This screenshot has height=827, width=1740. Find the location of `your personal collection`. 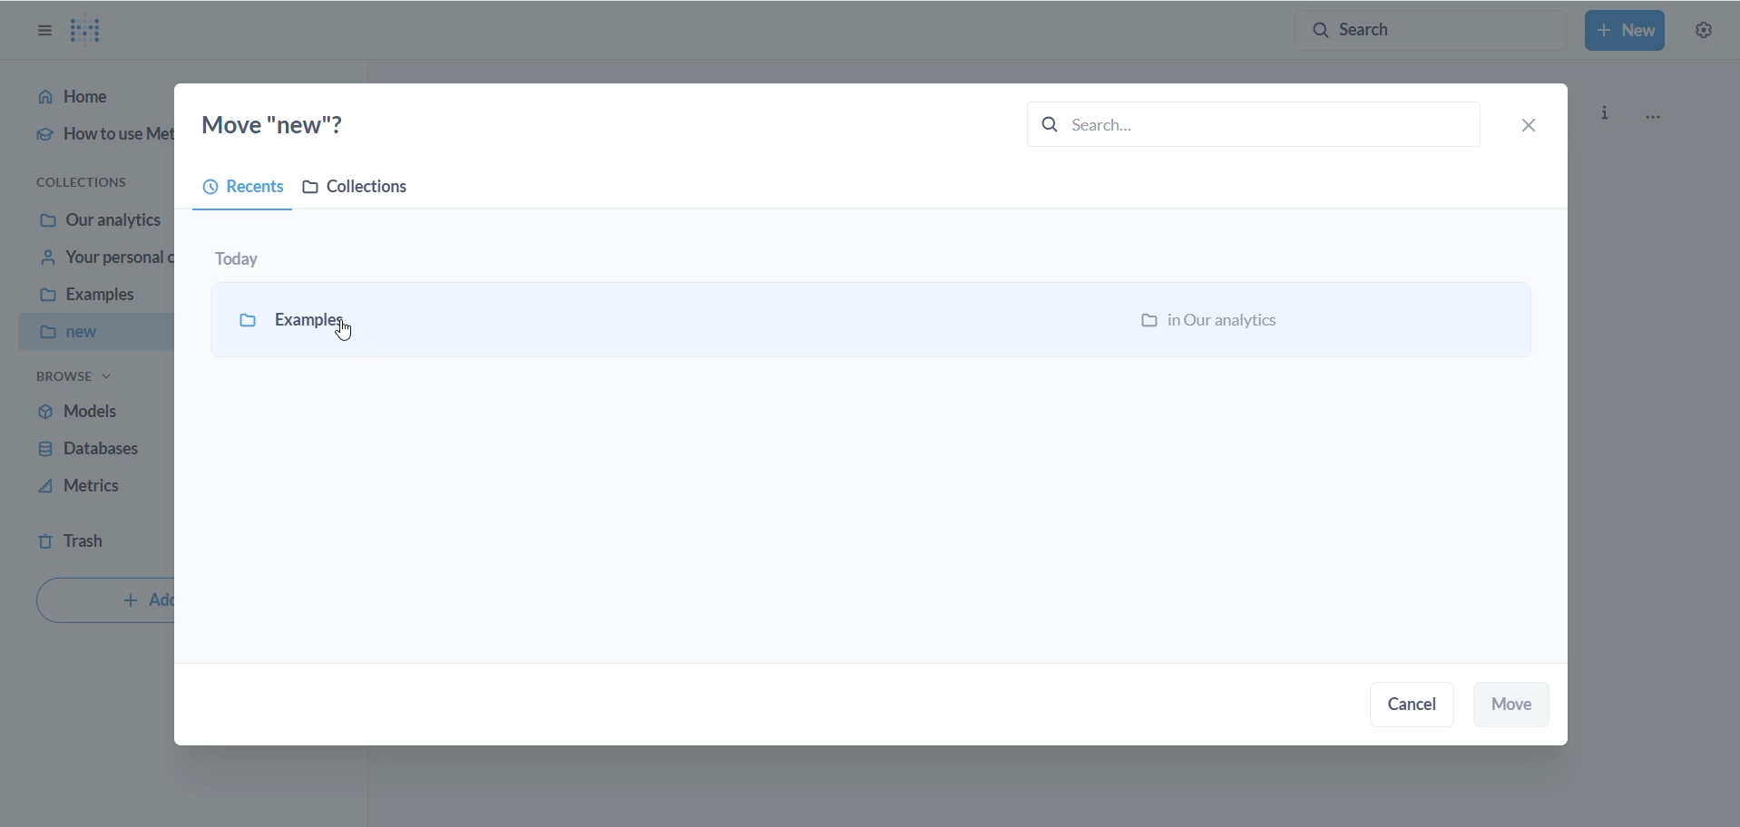

your personal collection is located at coordinates (101, 262).